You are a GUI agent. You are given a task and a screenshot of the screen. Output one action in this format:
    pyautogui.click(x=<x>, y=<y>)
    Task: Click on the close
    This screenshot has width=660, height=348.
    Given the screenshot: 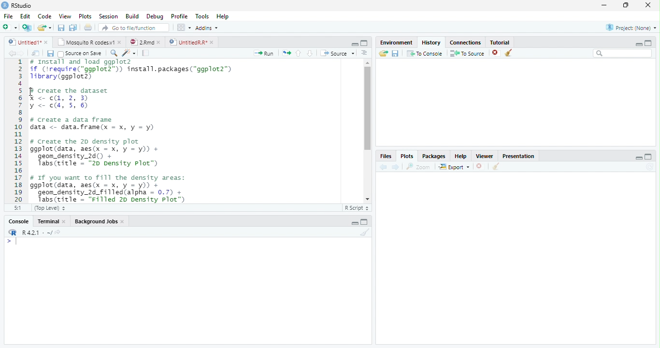 What is the action you would take?
    pyautogui.click(x=47, y=42)
    